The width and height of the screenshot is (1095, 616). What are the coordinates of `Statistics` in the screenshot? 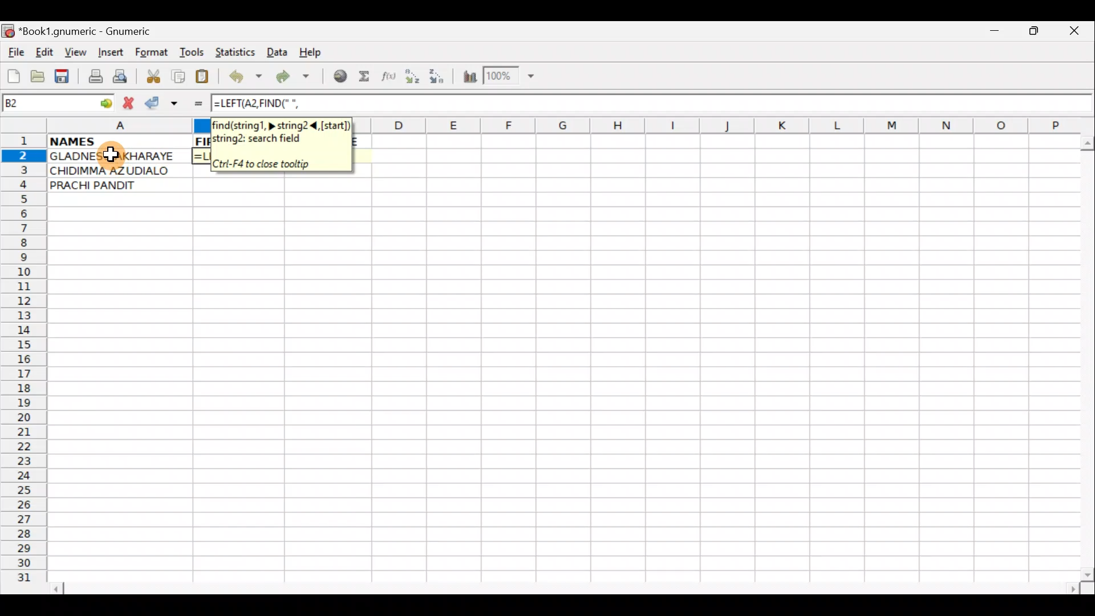 It's located at (238, 51).